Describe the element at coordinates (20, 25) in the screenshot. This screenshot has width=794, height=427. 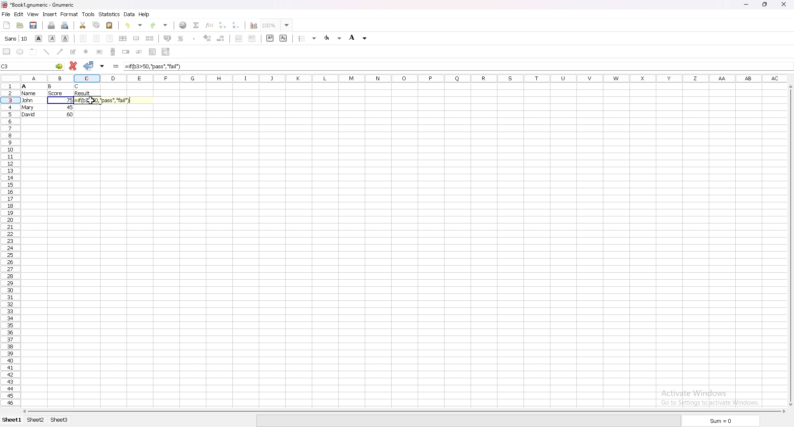
I see `open` at that location.